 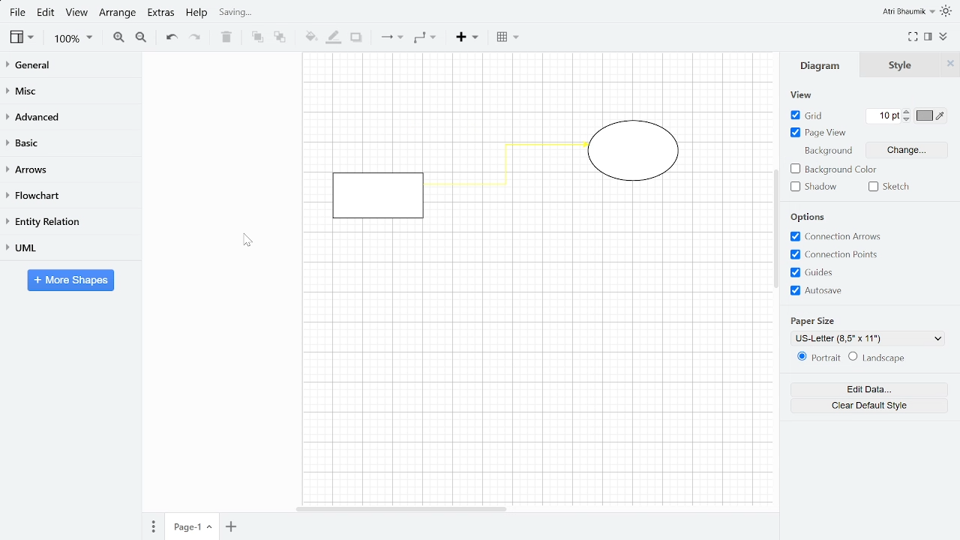 I want to click on Extras, so click(x=160, y=15).